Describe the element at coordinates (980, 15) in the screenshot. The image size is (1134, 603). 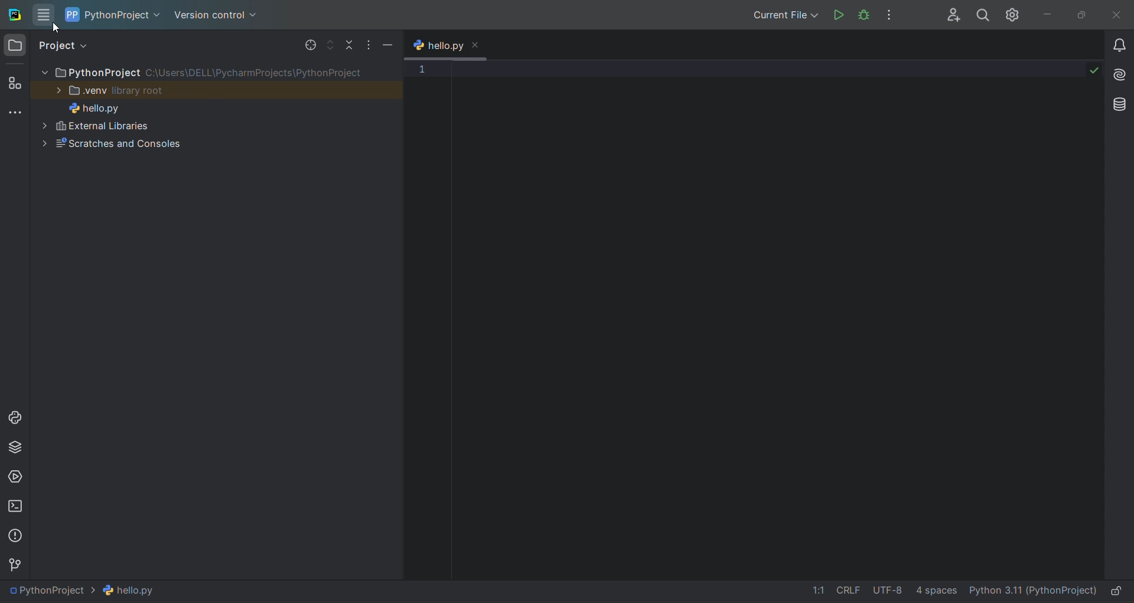
I see `search` at that location.